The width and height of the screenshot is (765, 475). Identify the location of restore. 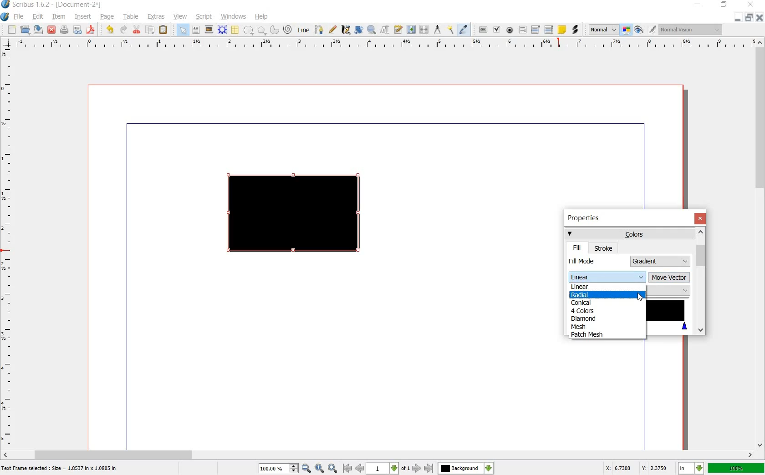
(724, 6).